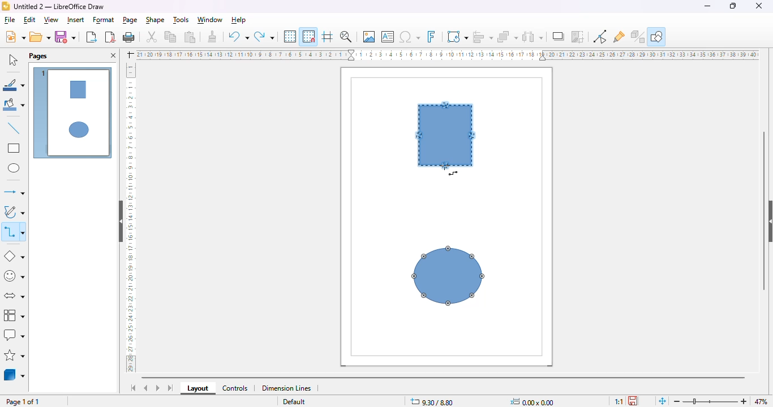 This screenshot has width=773, height=407. Describe the element at coordinates (75, 20) in the screenshot. I see `insert` at that location.